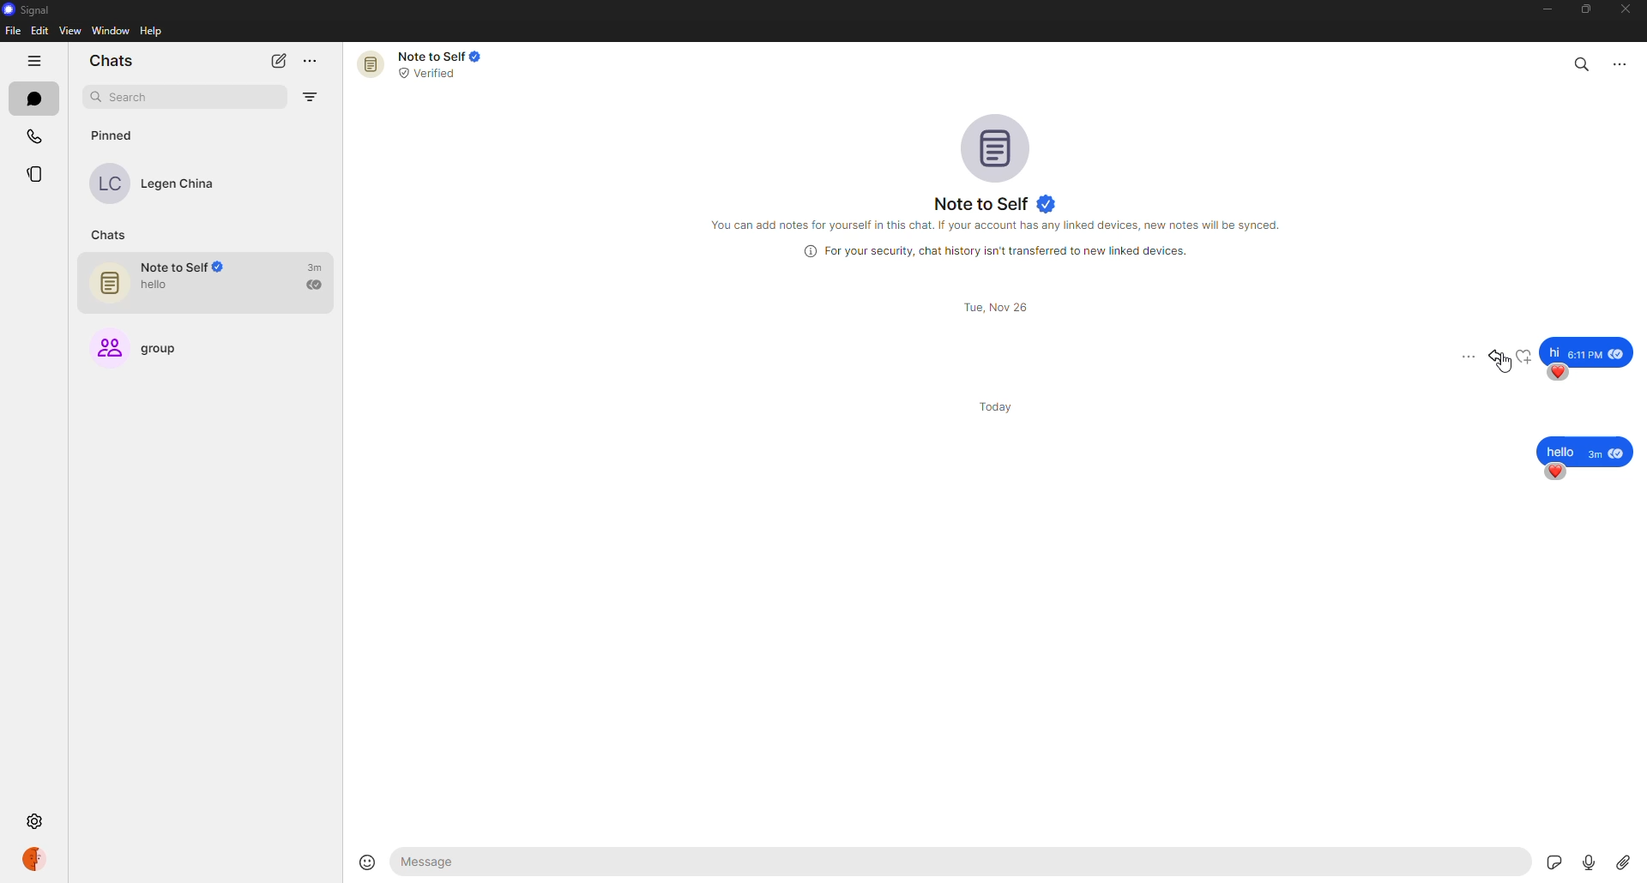 This screenshot has height=883, width=1647. What do you see at coordinates (68, 31) in the screenshot?
I see `view` at bounding box center [68, 31].